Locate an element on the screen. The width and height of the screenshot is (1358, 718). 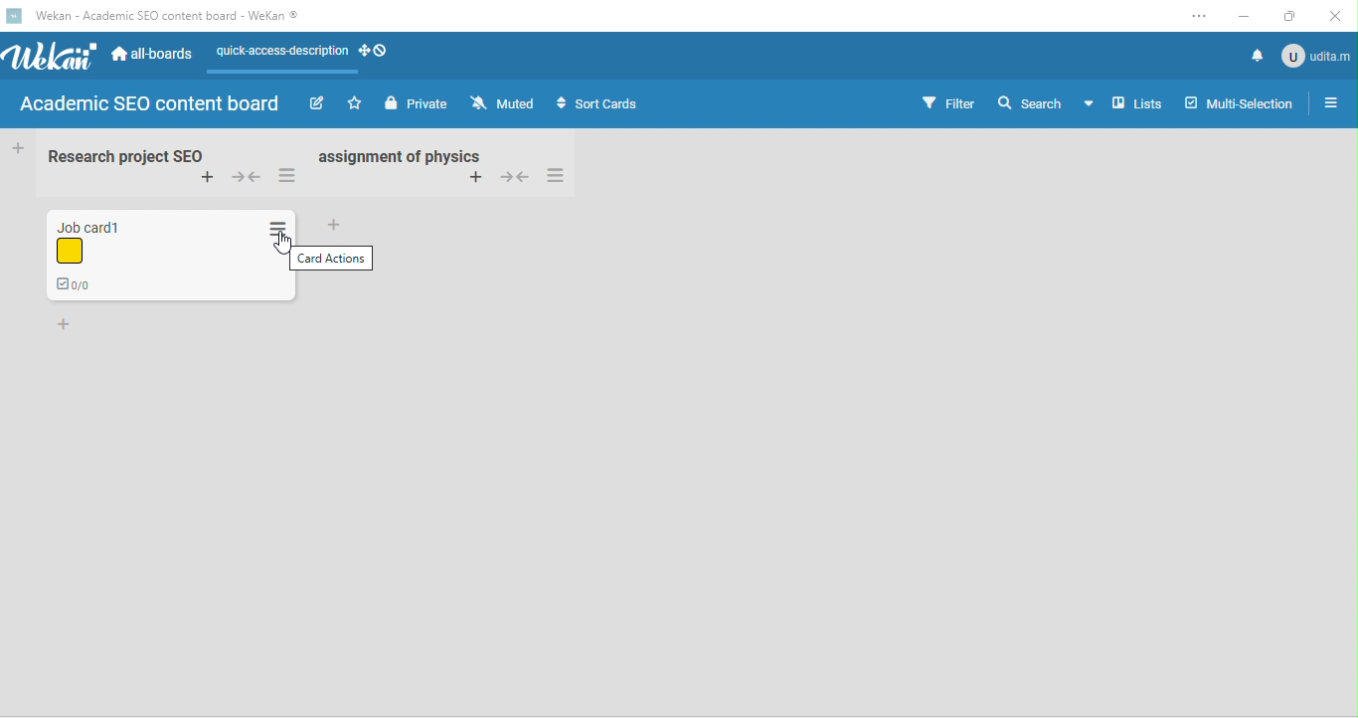
quick access description is located at coordinates (282, 52).